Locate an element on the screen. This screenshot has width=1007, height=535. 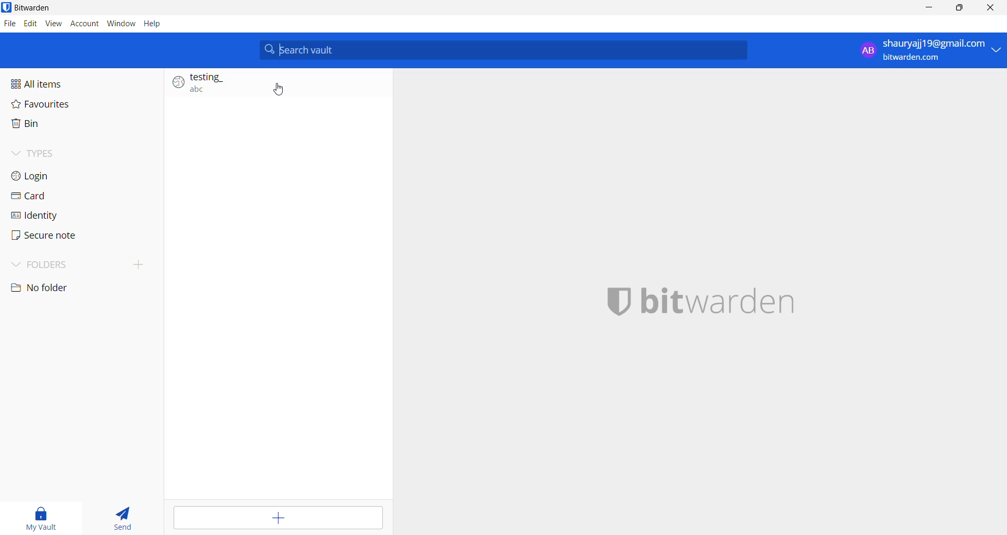
Card is located at coordinates (72, 197).